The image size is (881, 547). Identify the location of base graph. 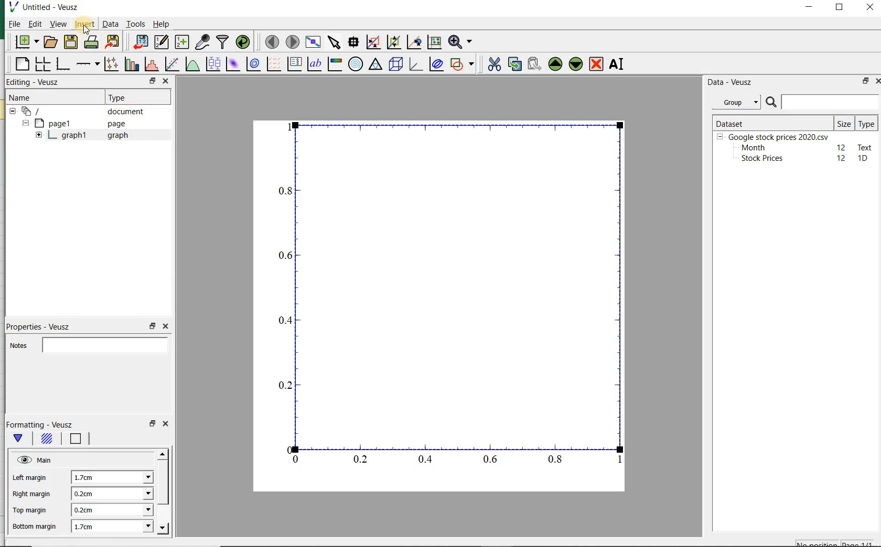
(62, 64).